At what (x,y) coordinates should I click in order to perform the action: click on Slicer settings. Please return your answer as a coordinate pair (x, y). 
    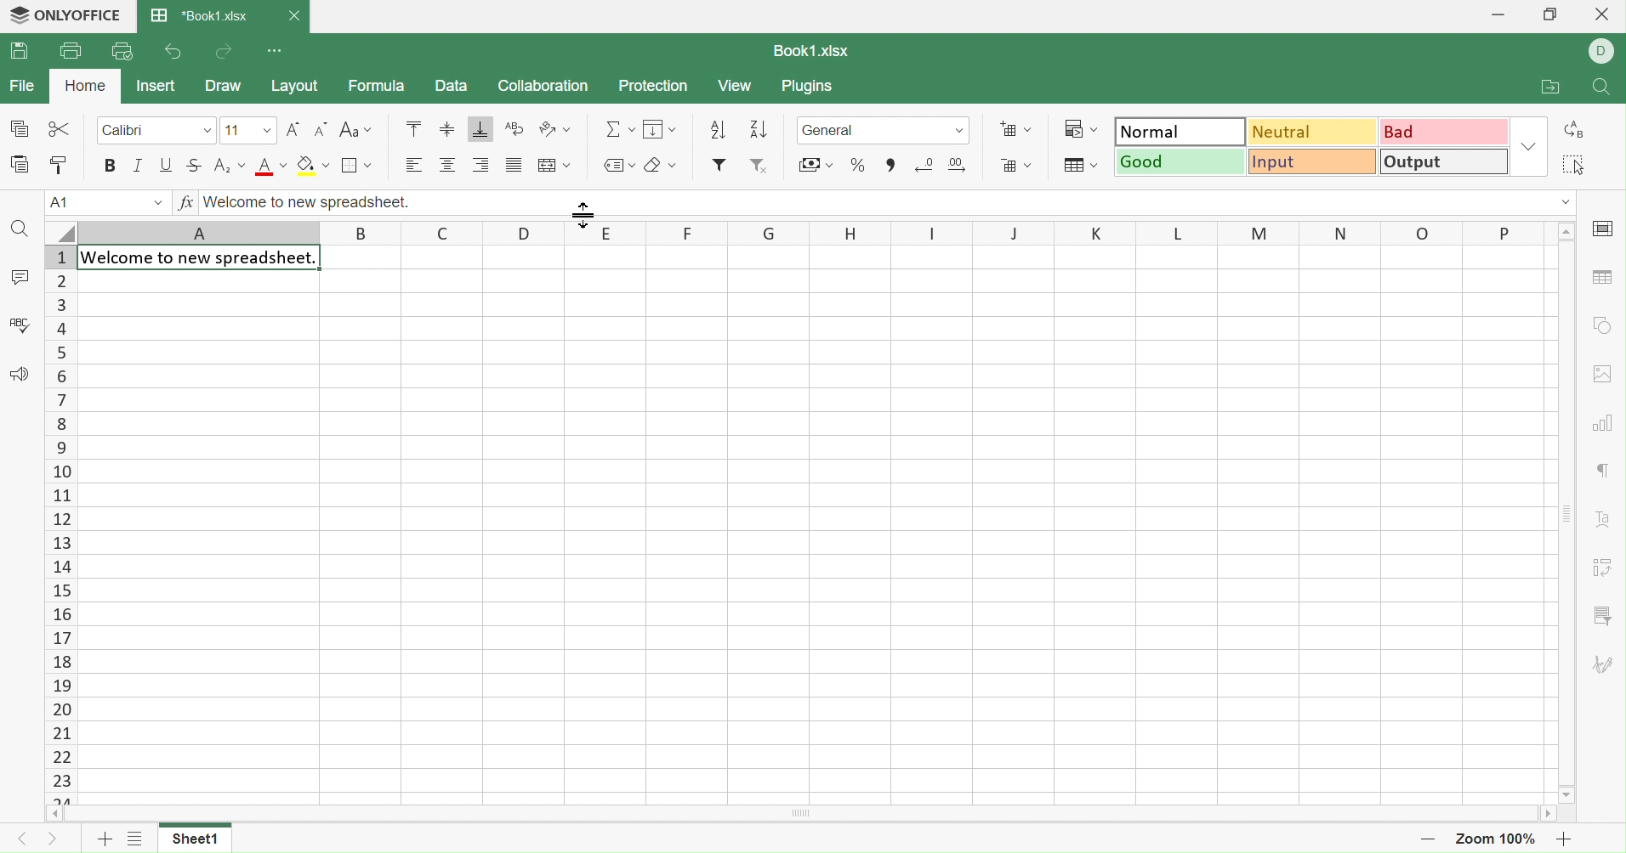
    Looking at the image, I should click on (1601, 616).